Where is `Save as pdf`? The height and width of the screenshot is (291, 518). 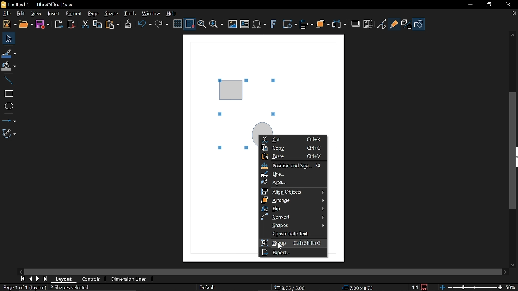
Save as pdf is located at coordinates (71, 24).